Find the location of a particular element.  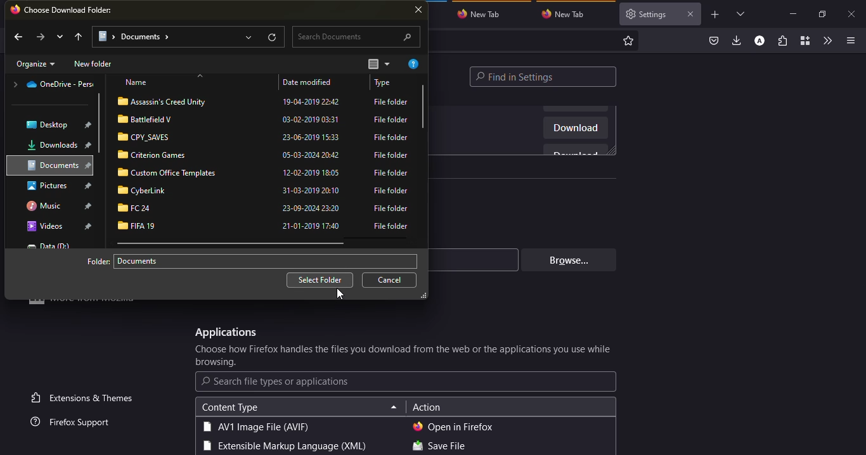

type is located at coordinates (393, 173).